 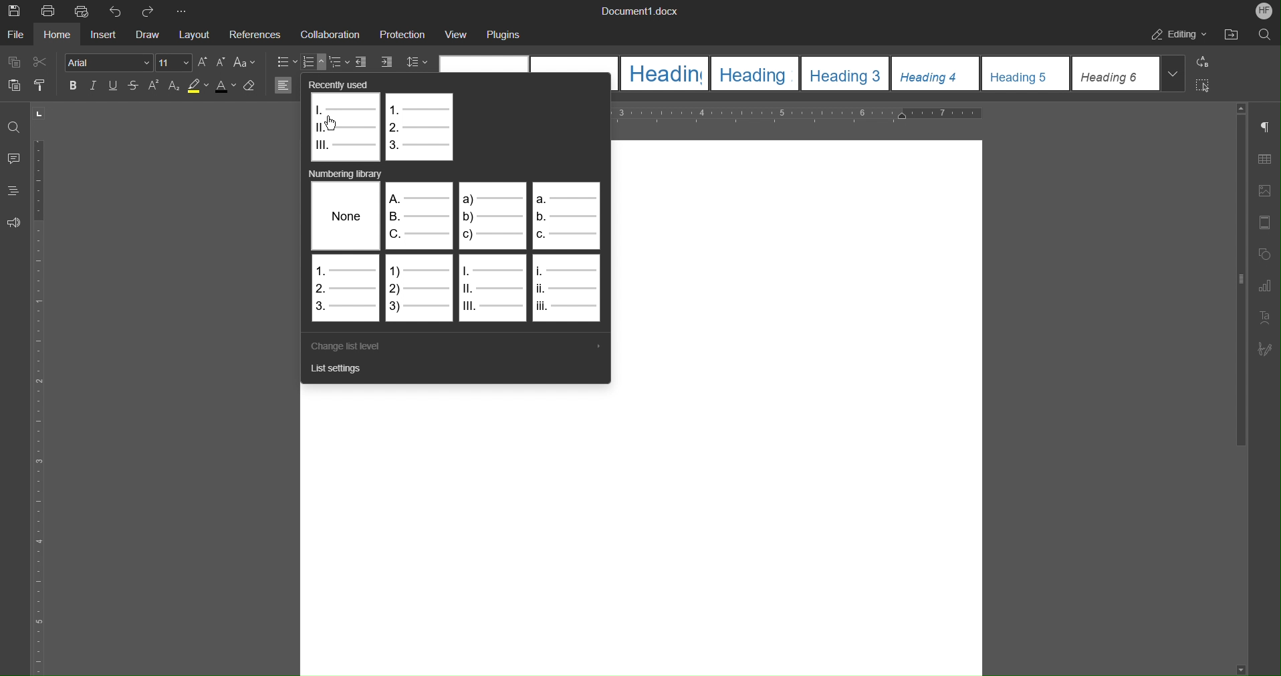 What do you see at coordinates (50, 11) in the screenshot?
I see `Print` at bounding box center [50, 11].